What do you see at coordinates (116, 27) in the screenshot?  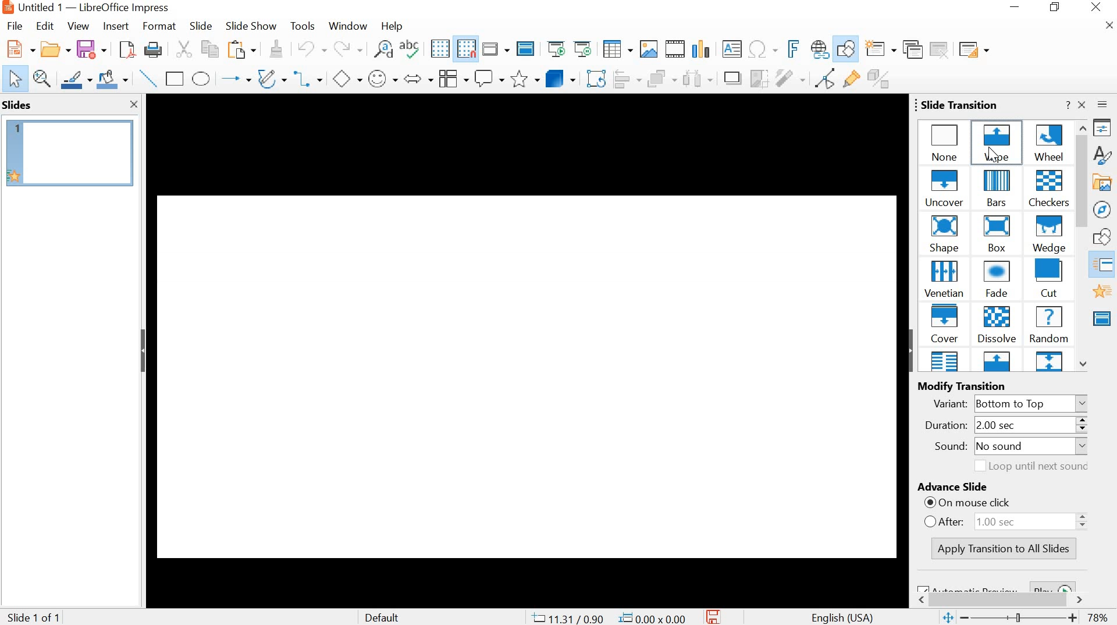 I see `INSERT` at bounding box center [116, 27].